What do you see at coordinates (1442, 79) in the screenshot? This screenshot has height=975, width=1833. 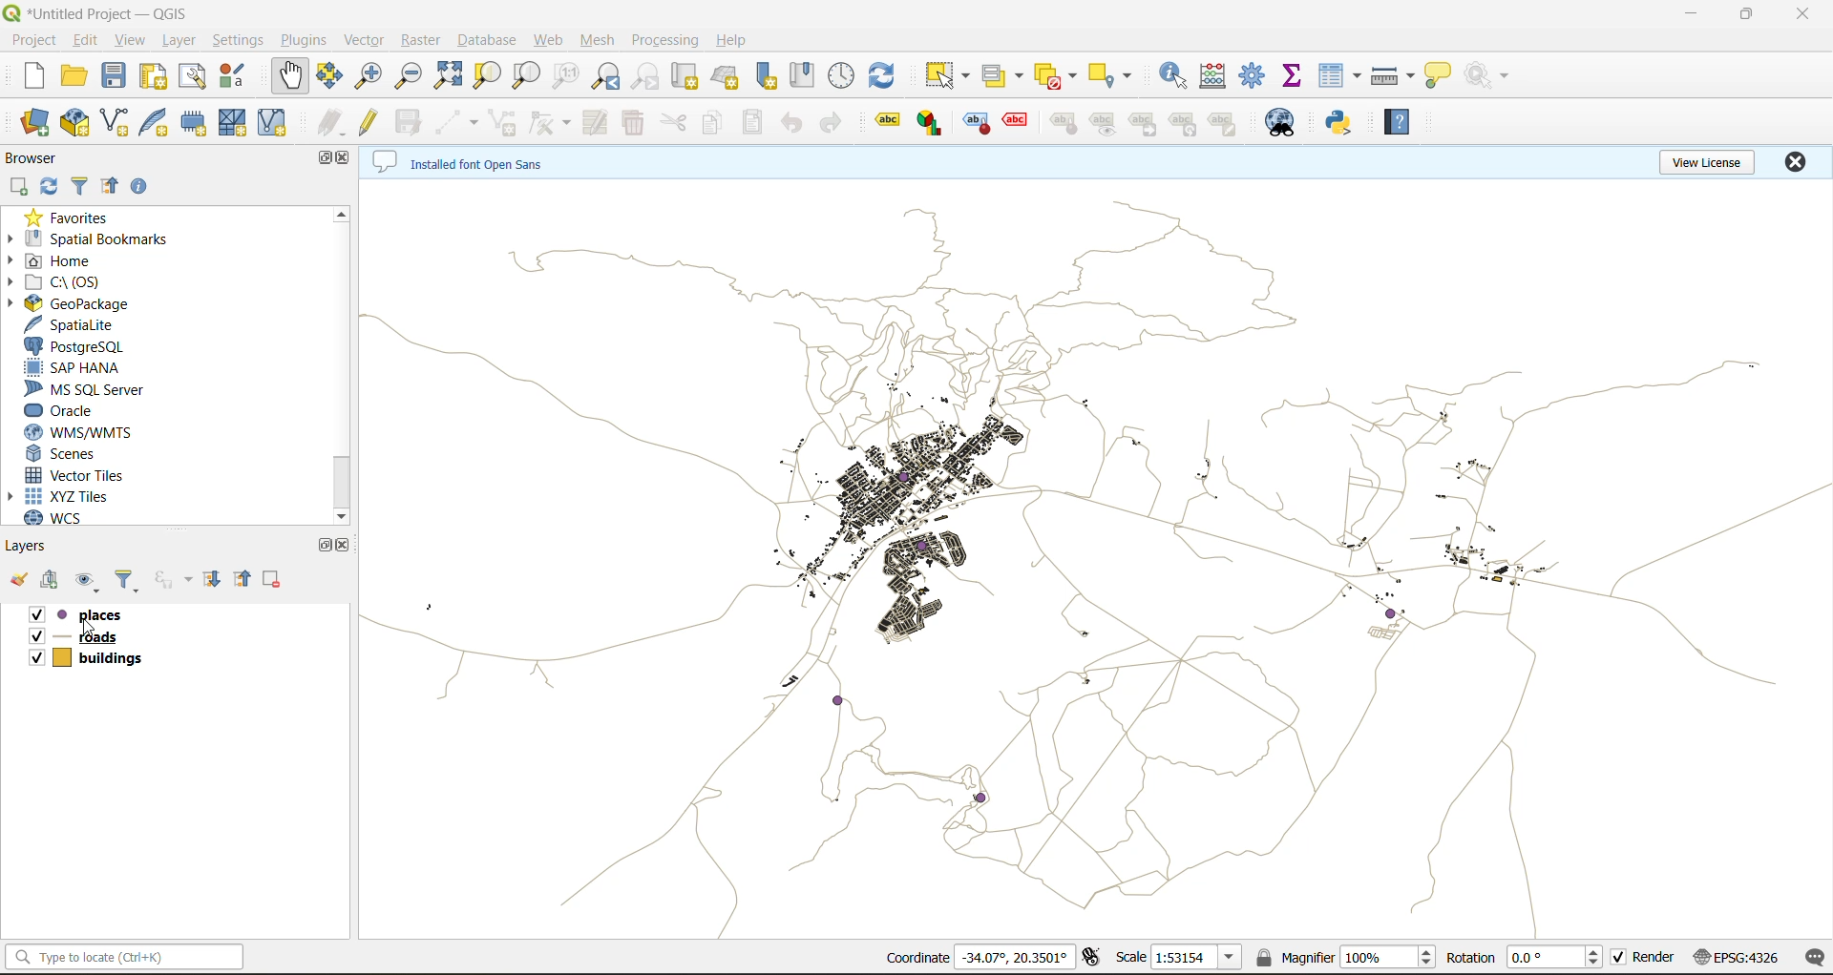 I see `show tips` at bounding box center [1442, 79].